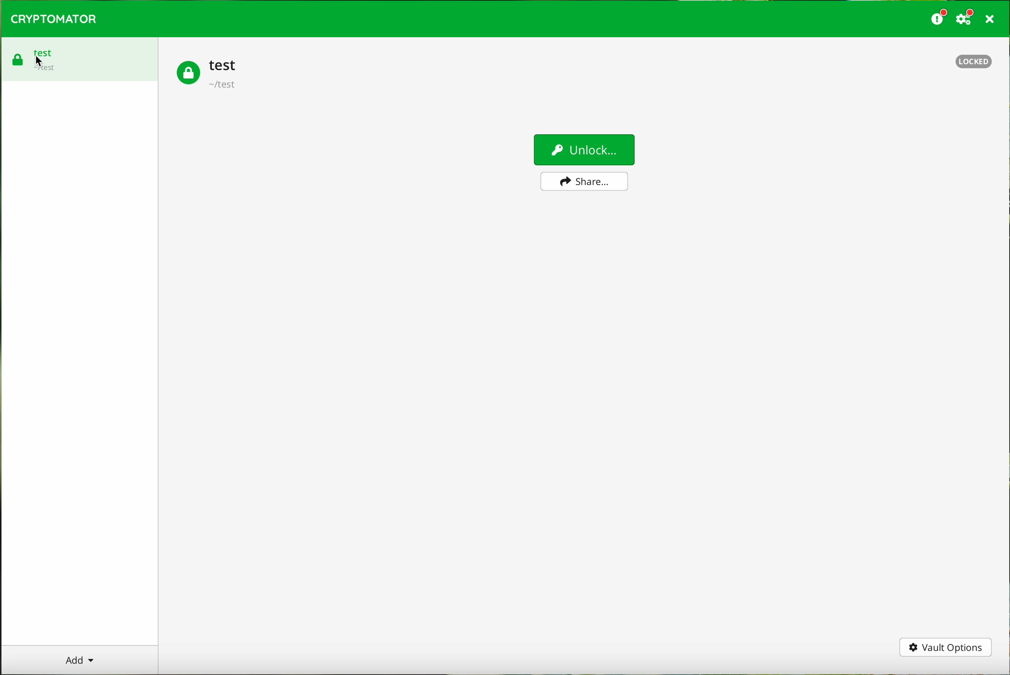 The width and height of the screenshot is (1010, 675). I want to click on add, so click(80, 660).